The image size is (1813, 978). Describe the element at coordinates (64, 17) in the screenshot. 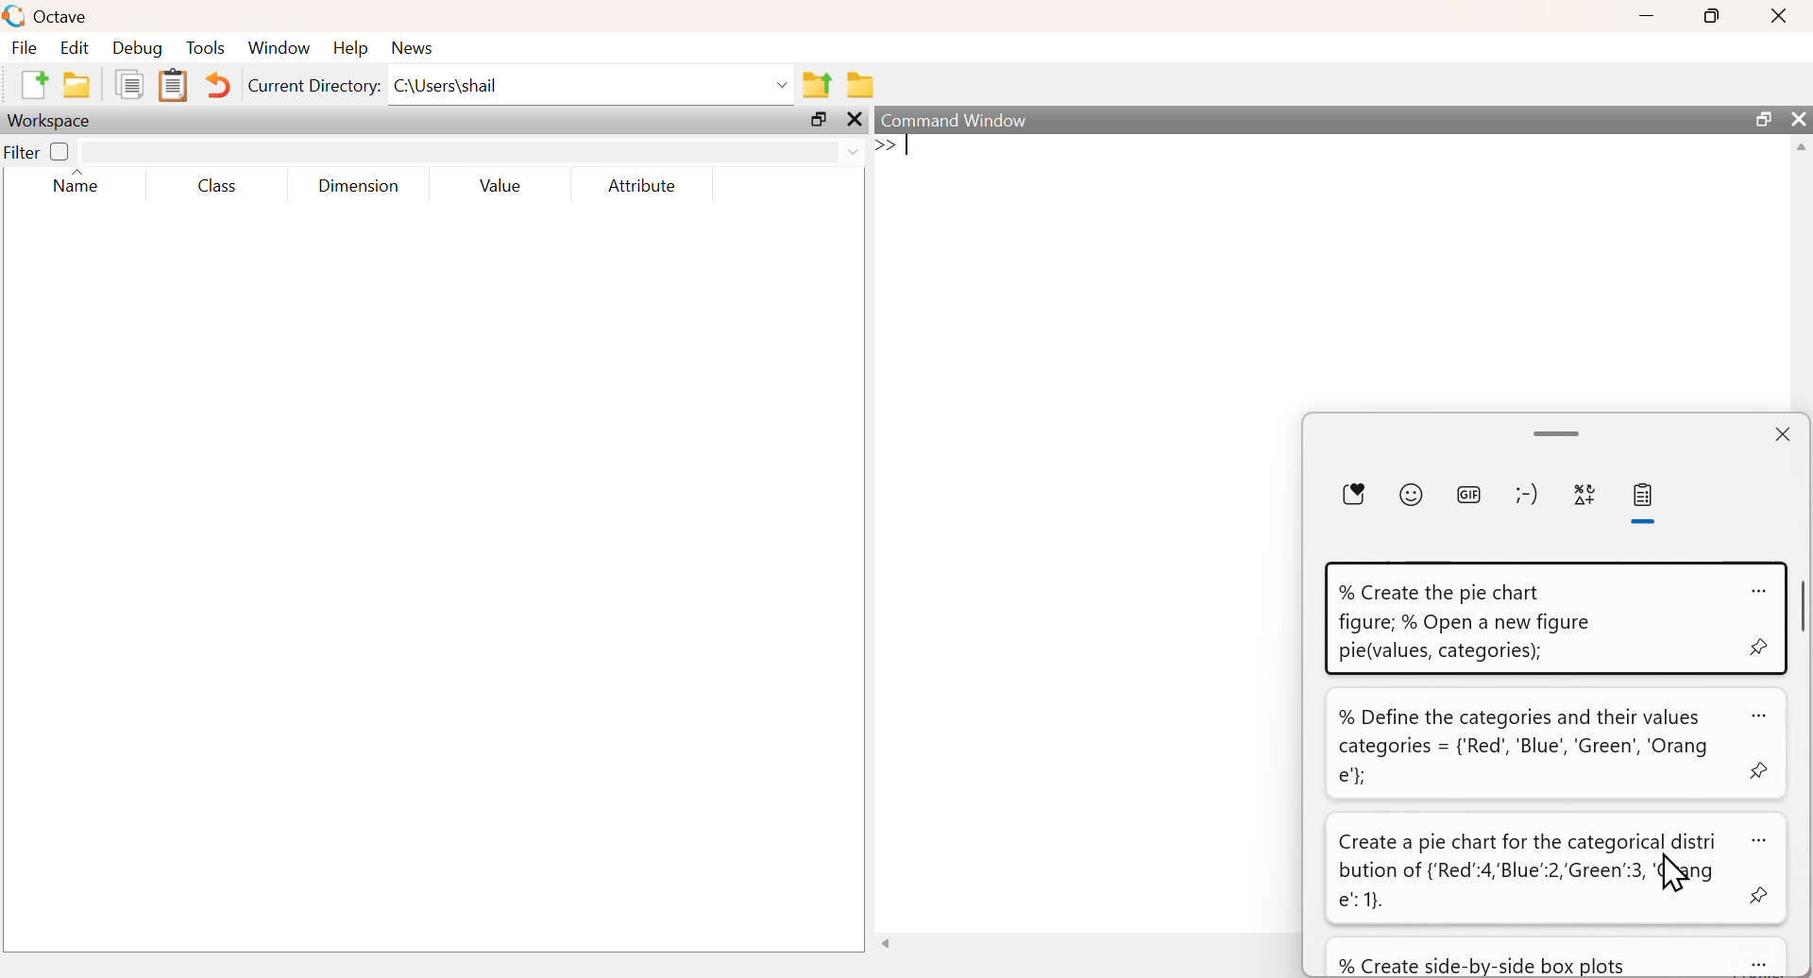

I see `Octave` at that location.